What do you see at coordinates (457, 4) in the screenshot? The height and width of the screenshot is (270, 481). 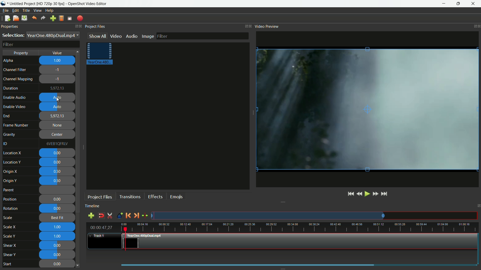 I see `maximize` at bounding box center [457, 4].